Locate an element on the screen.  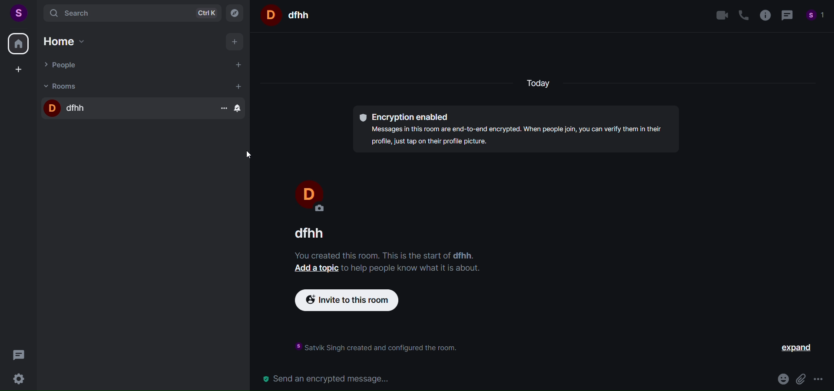
Room DP is located at coordinates (269, 15).